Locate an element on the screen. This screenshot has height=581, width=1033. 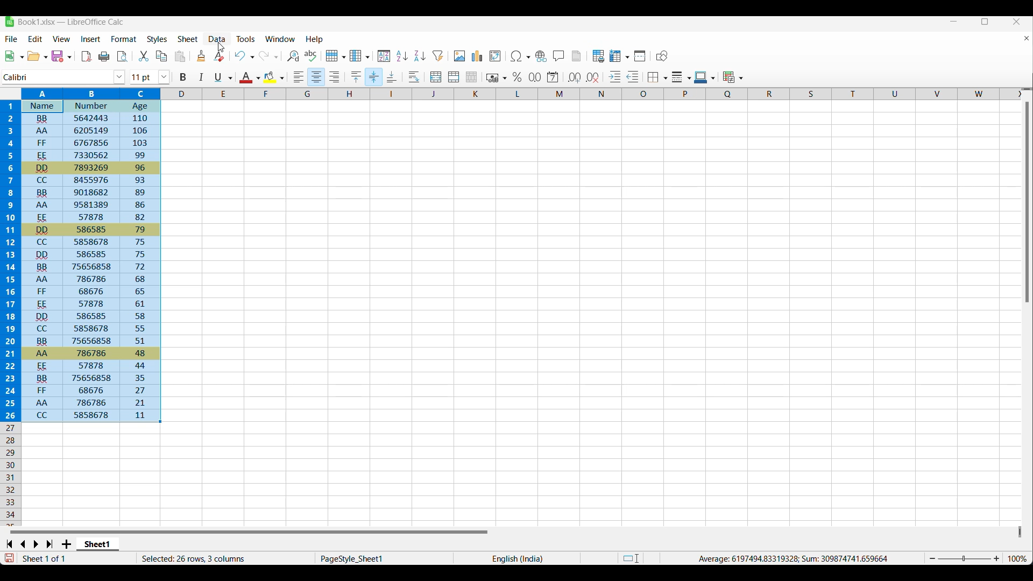
Current zoom factor is located at coordinates (1017, 558).